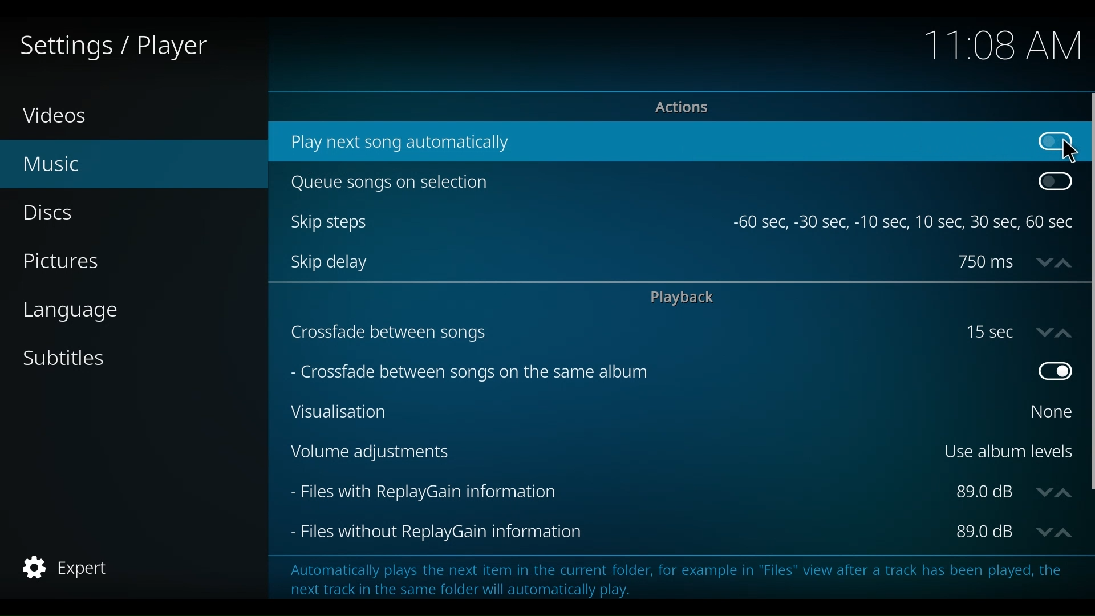 This screenshot has width=1095, height=616. Describe the element at coordinates (621, 331) in the screenshot. I see `Crossfade between songs` at that location.